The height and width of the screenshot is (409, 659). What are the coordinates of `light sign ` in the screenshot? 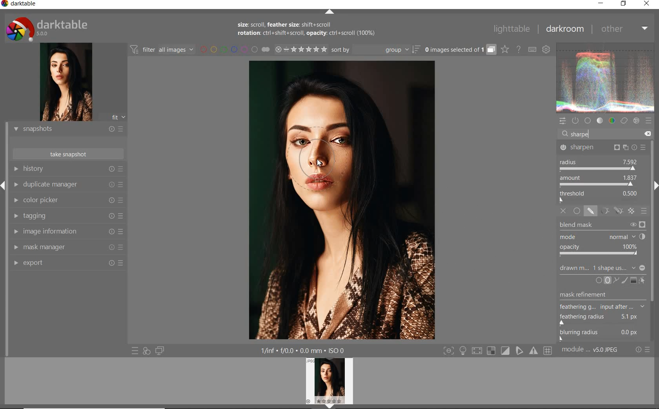 It's located at (464, 351).